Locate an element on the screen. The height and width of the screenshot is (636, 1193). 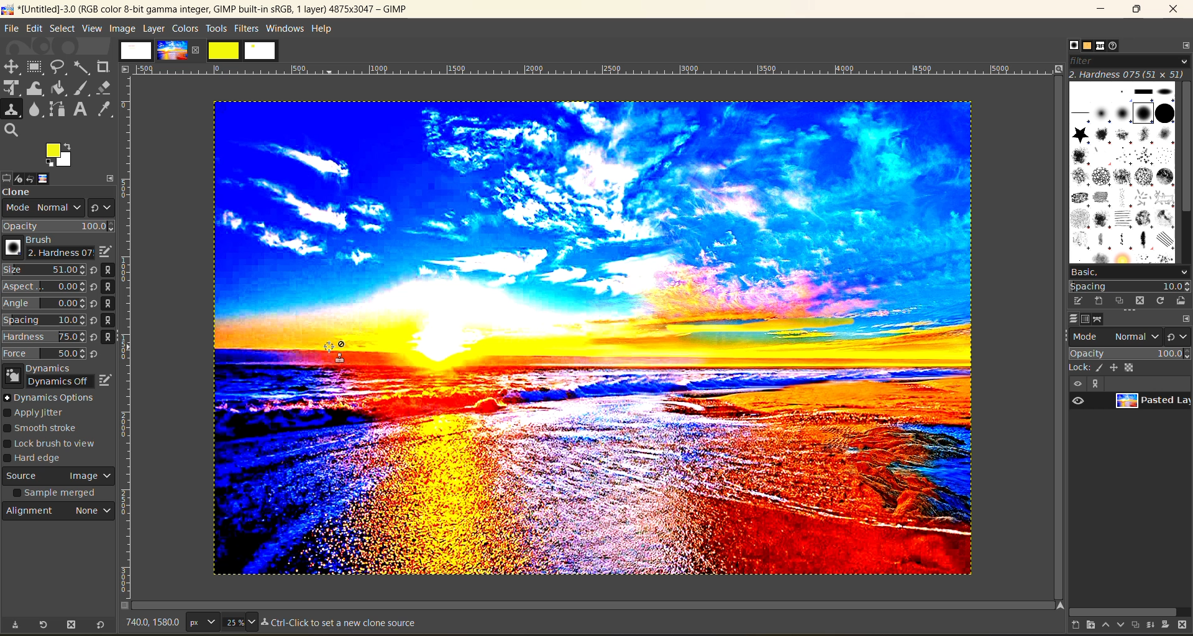
source is located at coordinates (59, 478).